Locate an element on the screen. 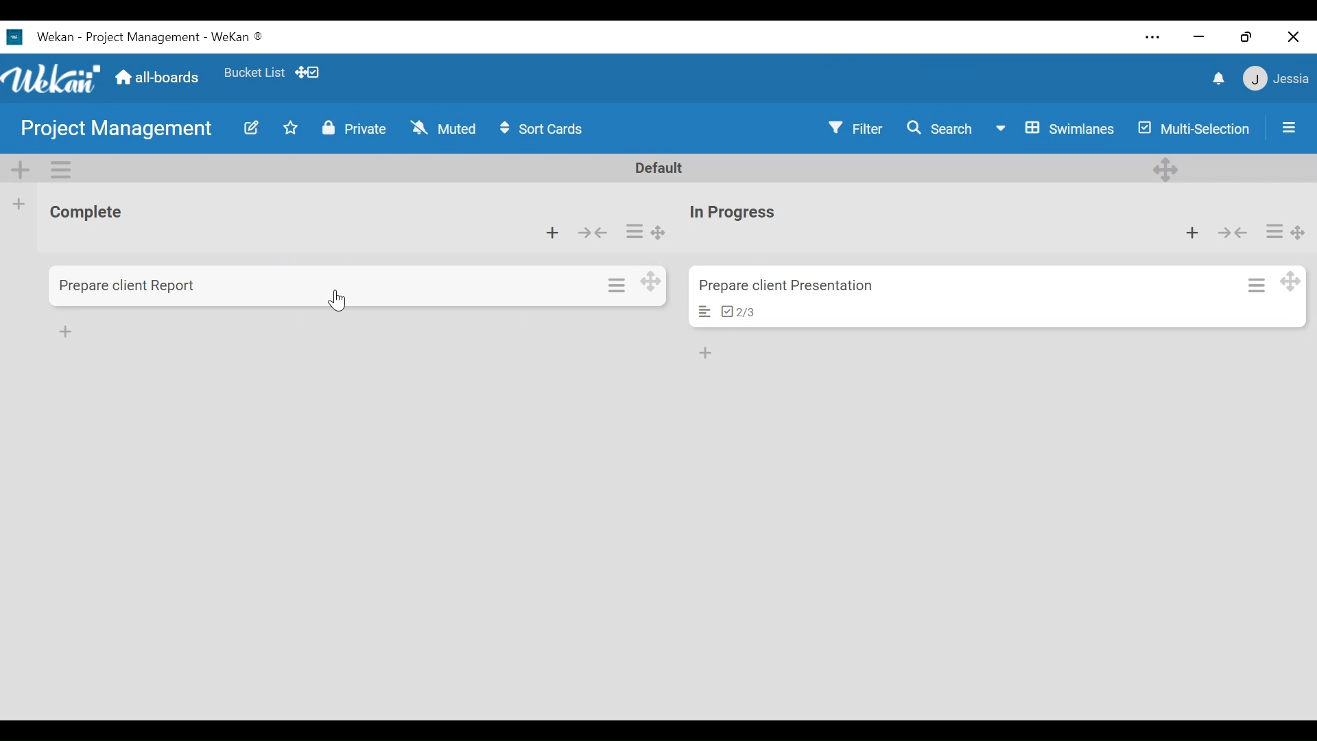 This screenshot has width=1317, height=741. Desktop drag handle is located at coordinates (1165, 169).